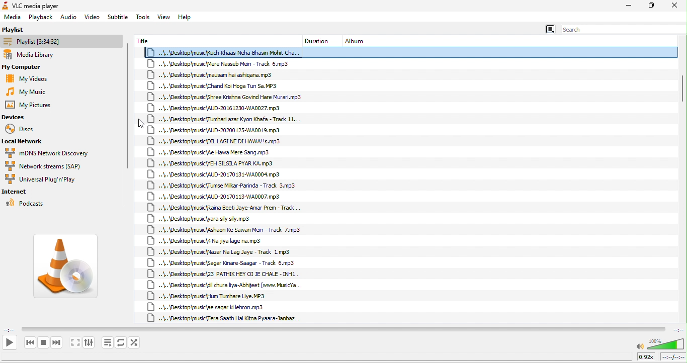 The height and width of the screenshot is (363, 687). I want to click on ..\..\Desktop\music Kuch -Khaas-Neha-Bhasin-Mohit-Cha., so click(413, 53).